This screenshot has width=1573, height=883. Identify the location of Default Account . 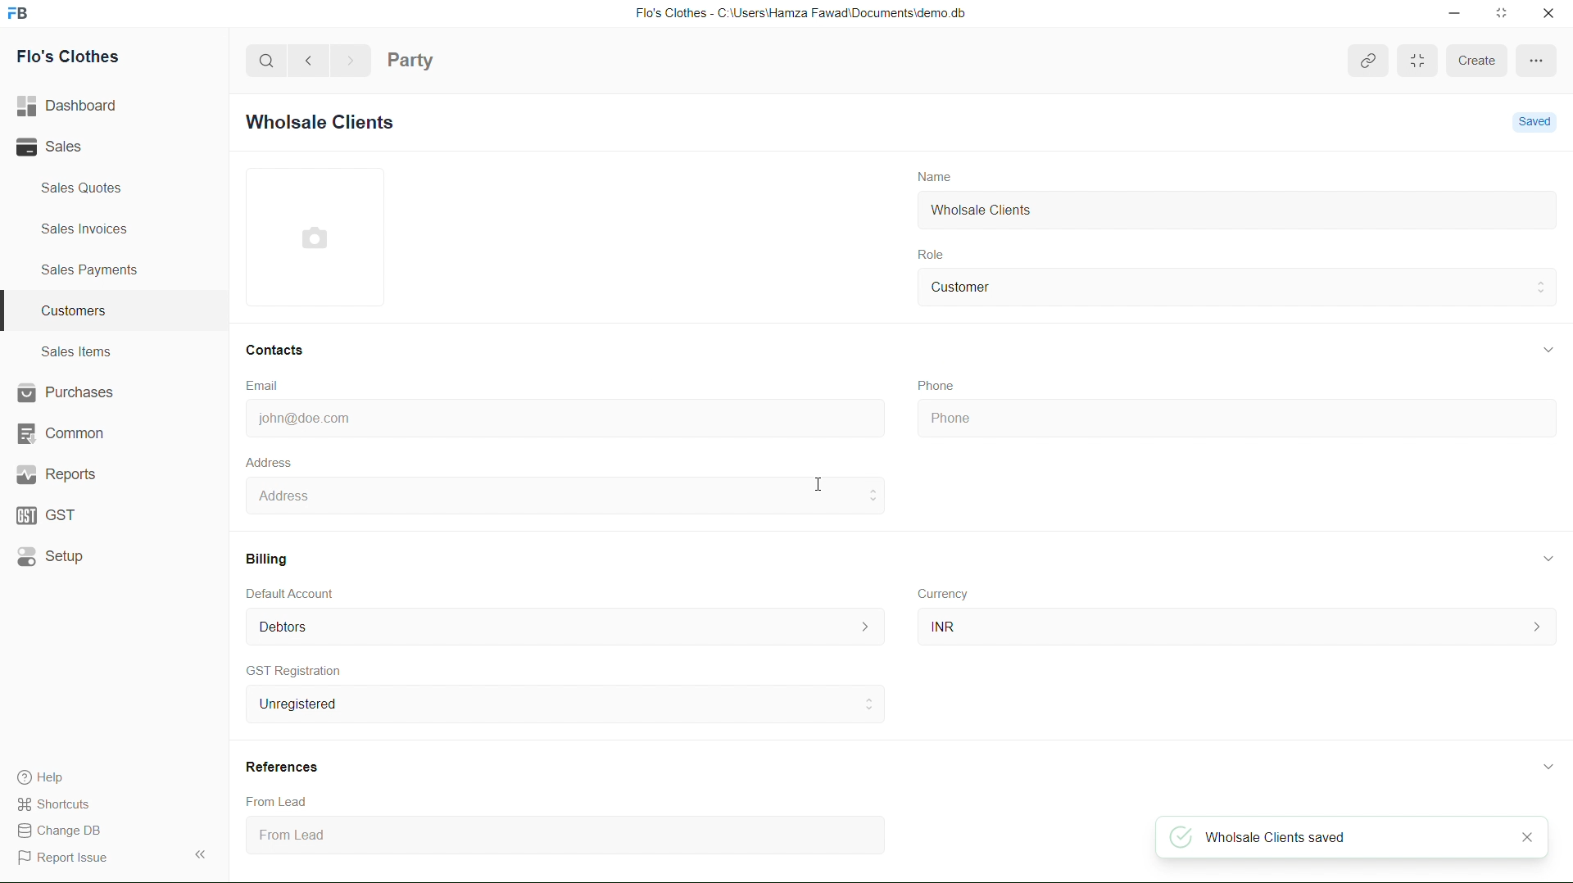
(564, 627).